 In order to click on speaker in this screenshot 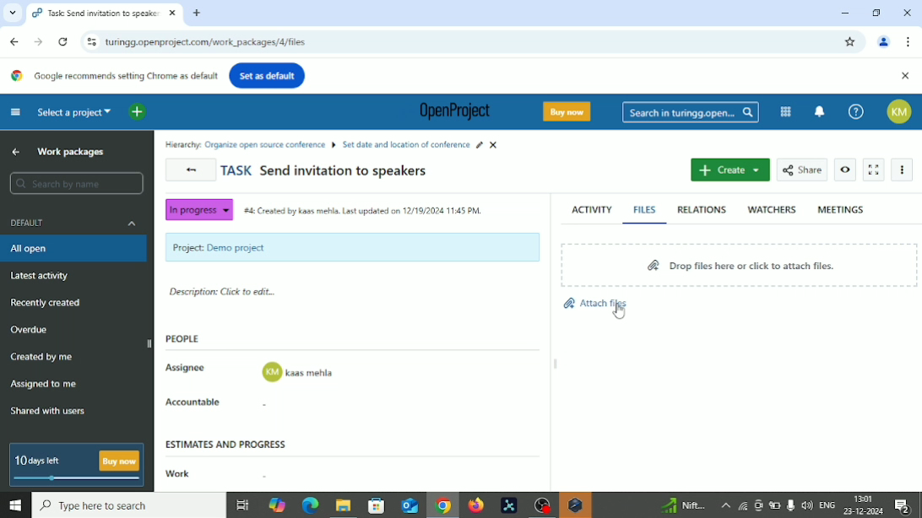, I will do `click(807, 505)`.